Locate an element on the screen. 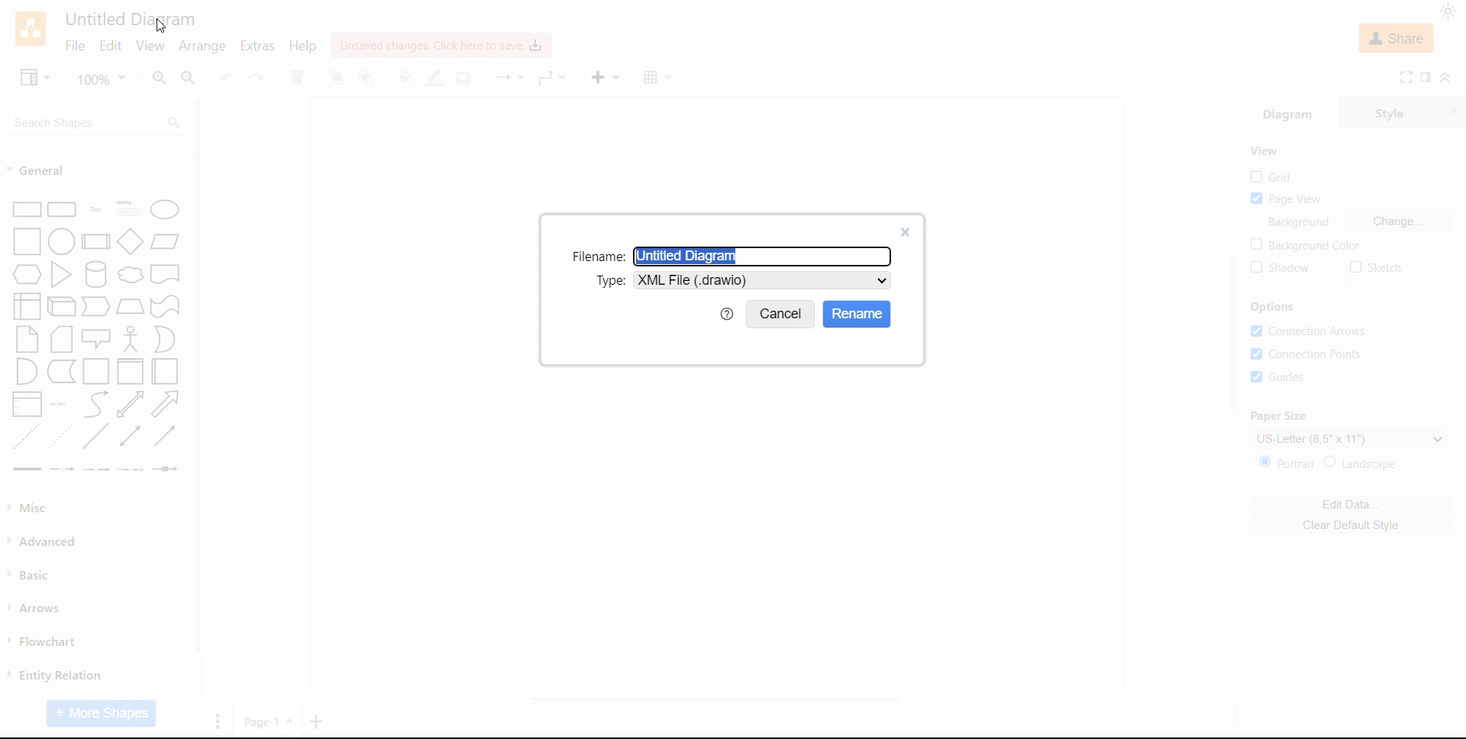  guides  is located at coordinates (1277, 376).